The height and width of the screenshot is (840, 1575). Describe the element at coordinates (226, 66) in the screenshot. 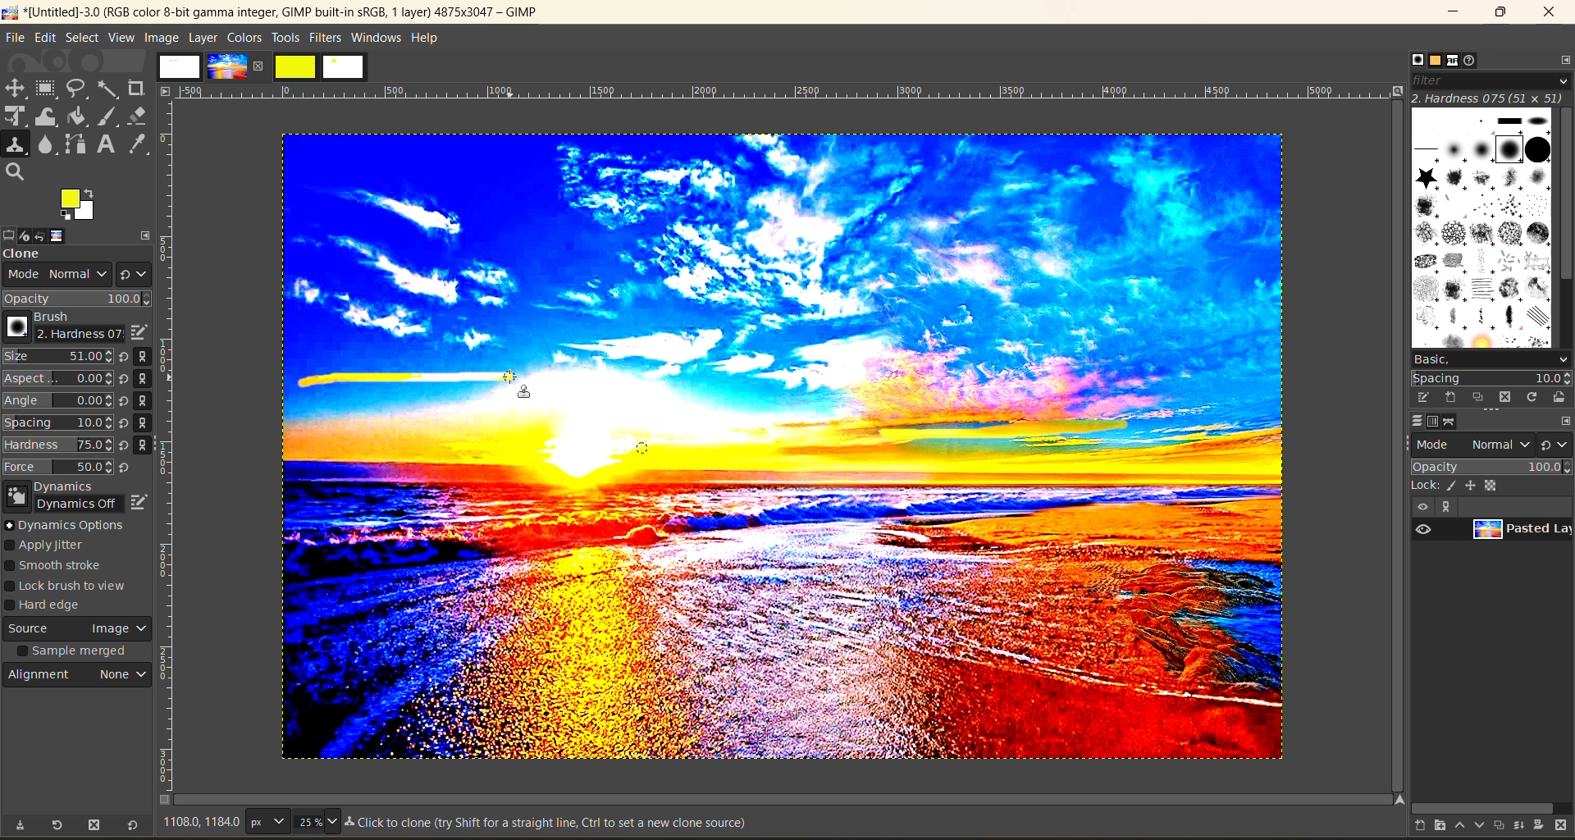

I see `image` at that location.